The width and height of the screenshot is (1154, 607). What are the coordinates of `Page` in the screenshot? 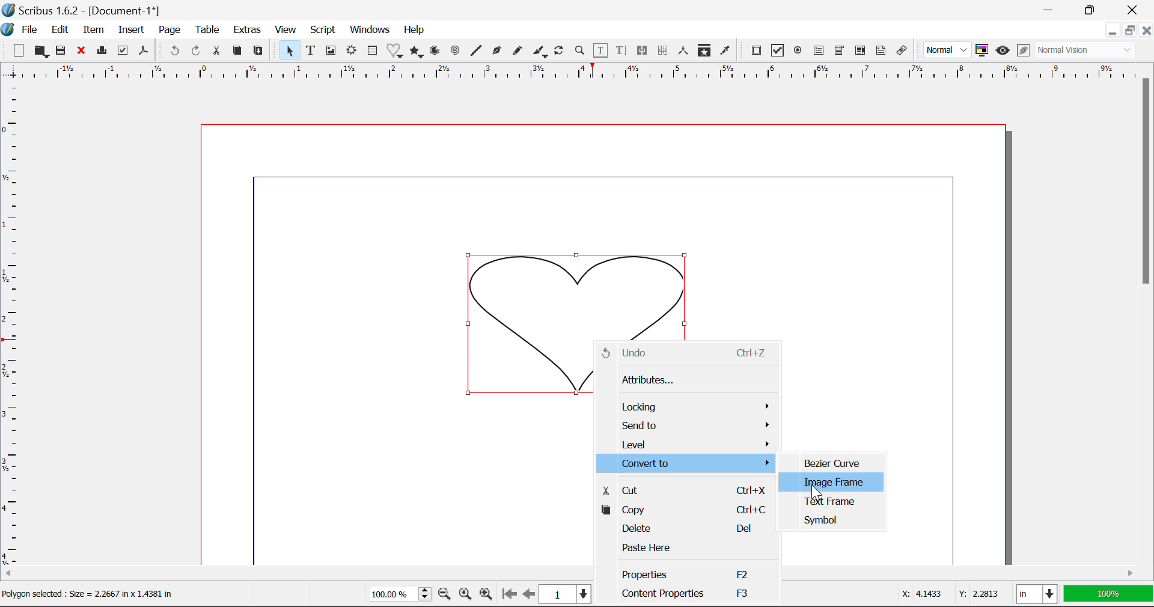 It's located at (171, 30).